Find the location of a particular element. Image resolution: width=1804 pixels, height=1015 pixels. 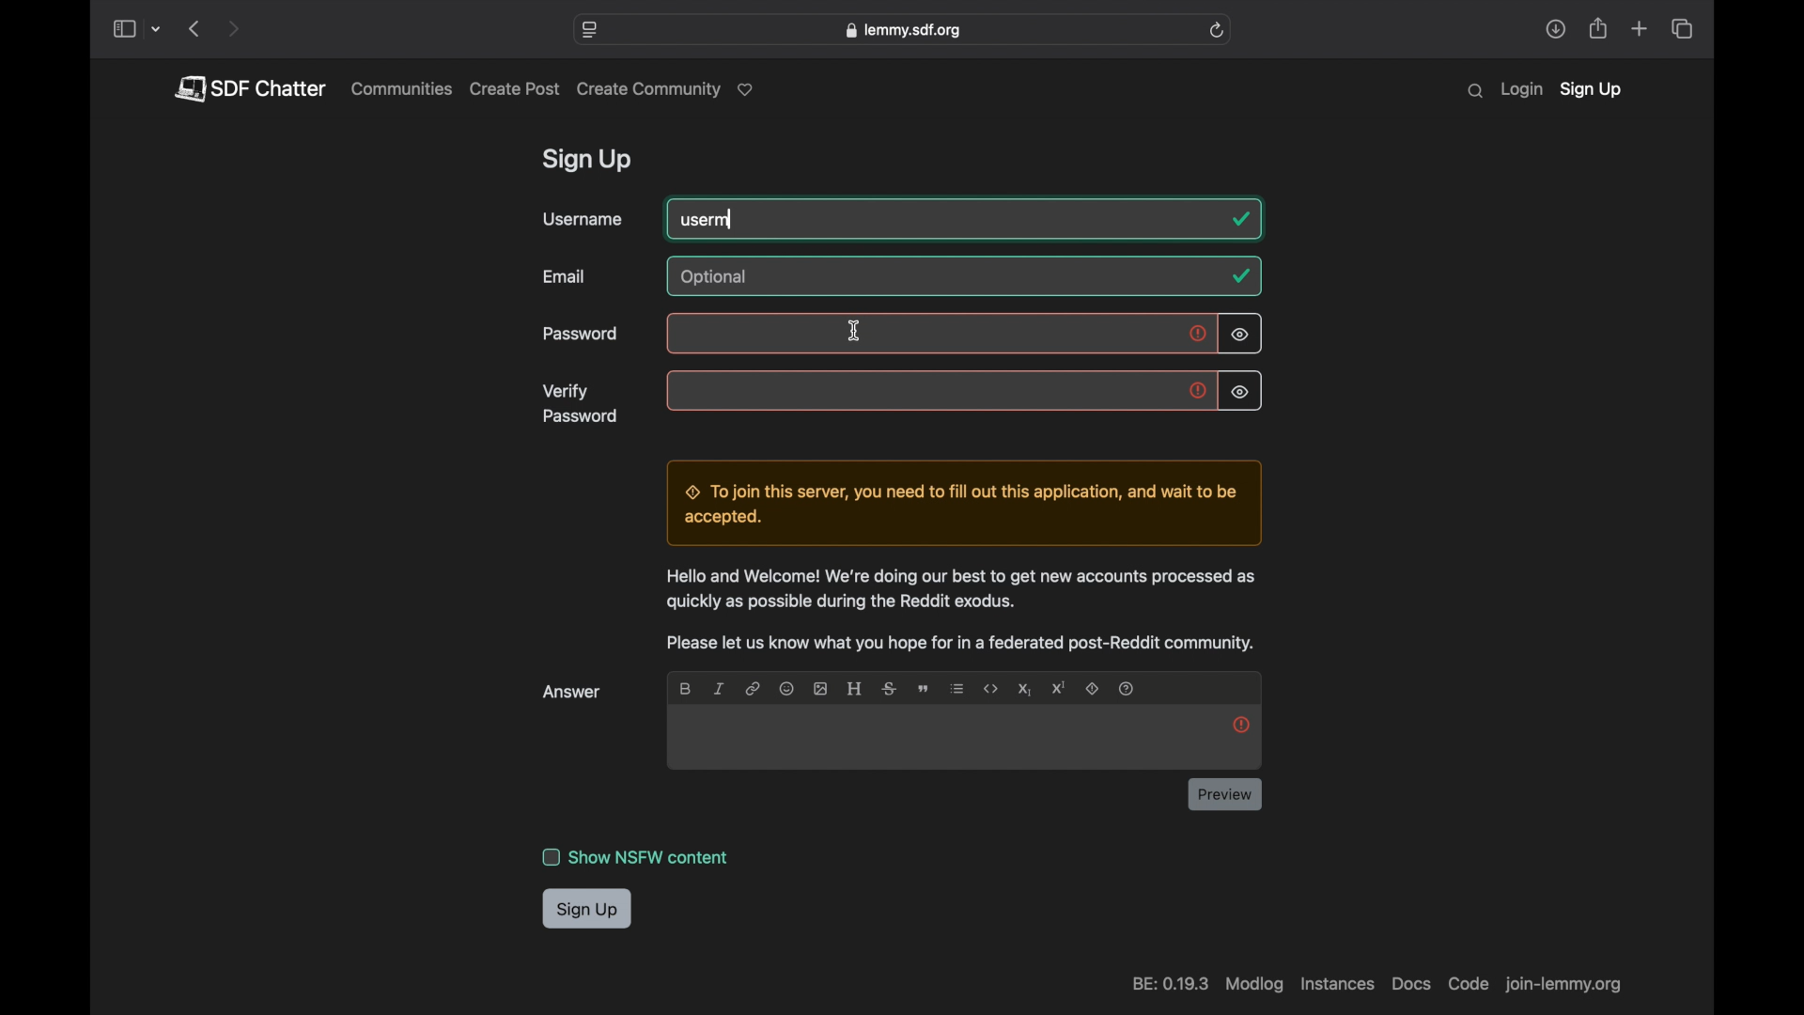

list is located at coordinates (958, 688).